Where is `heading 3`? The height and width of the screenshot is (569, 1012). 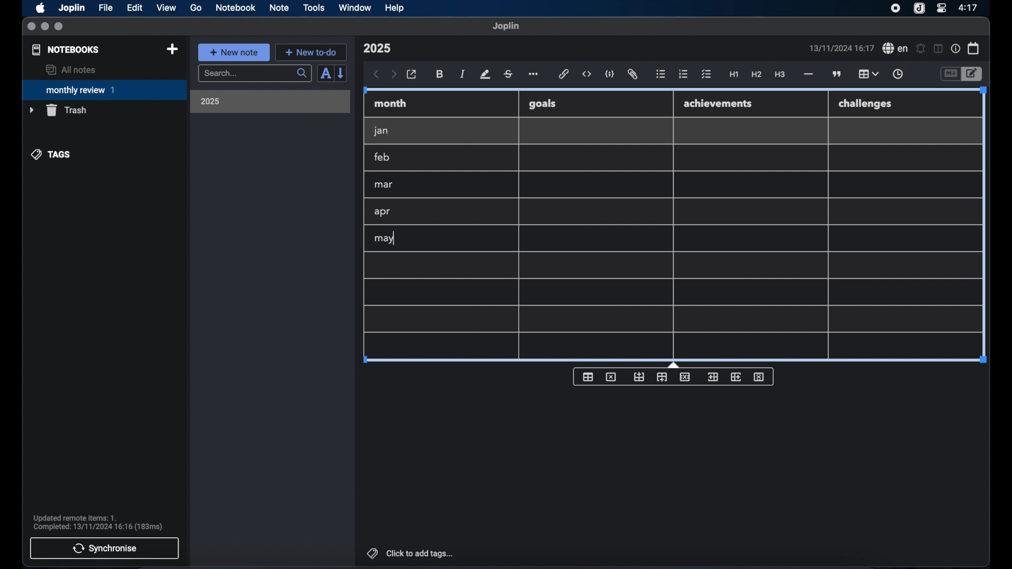
heading 3 is located at coordinates (780, 75).